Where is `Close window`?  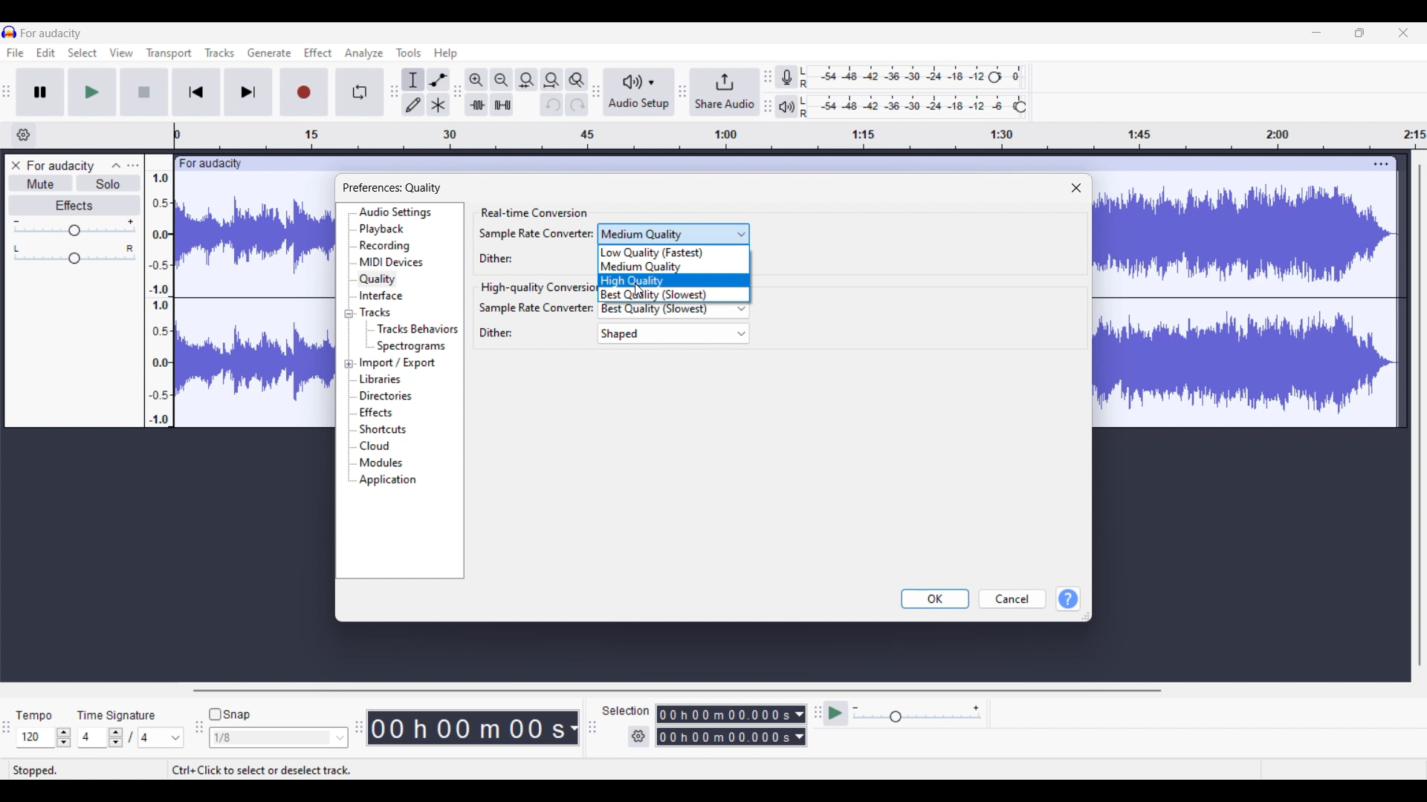
Close window is located at coordinates (1076, 189).